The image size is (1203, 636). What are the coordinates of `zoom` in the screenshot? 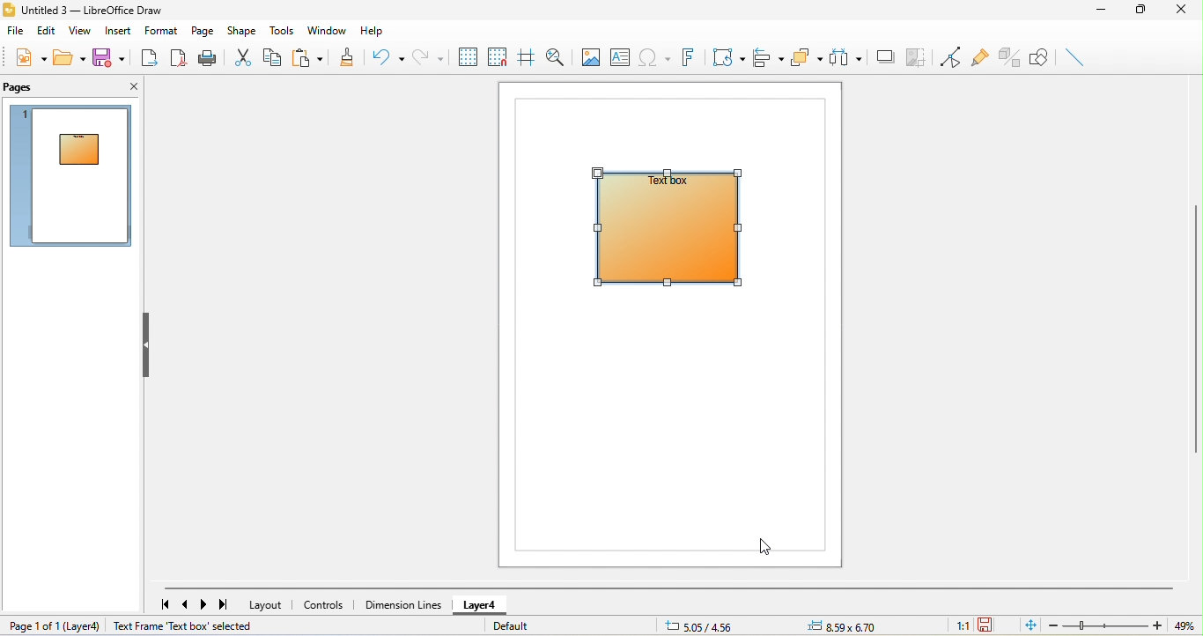 It's located at (1125, 625).